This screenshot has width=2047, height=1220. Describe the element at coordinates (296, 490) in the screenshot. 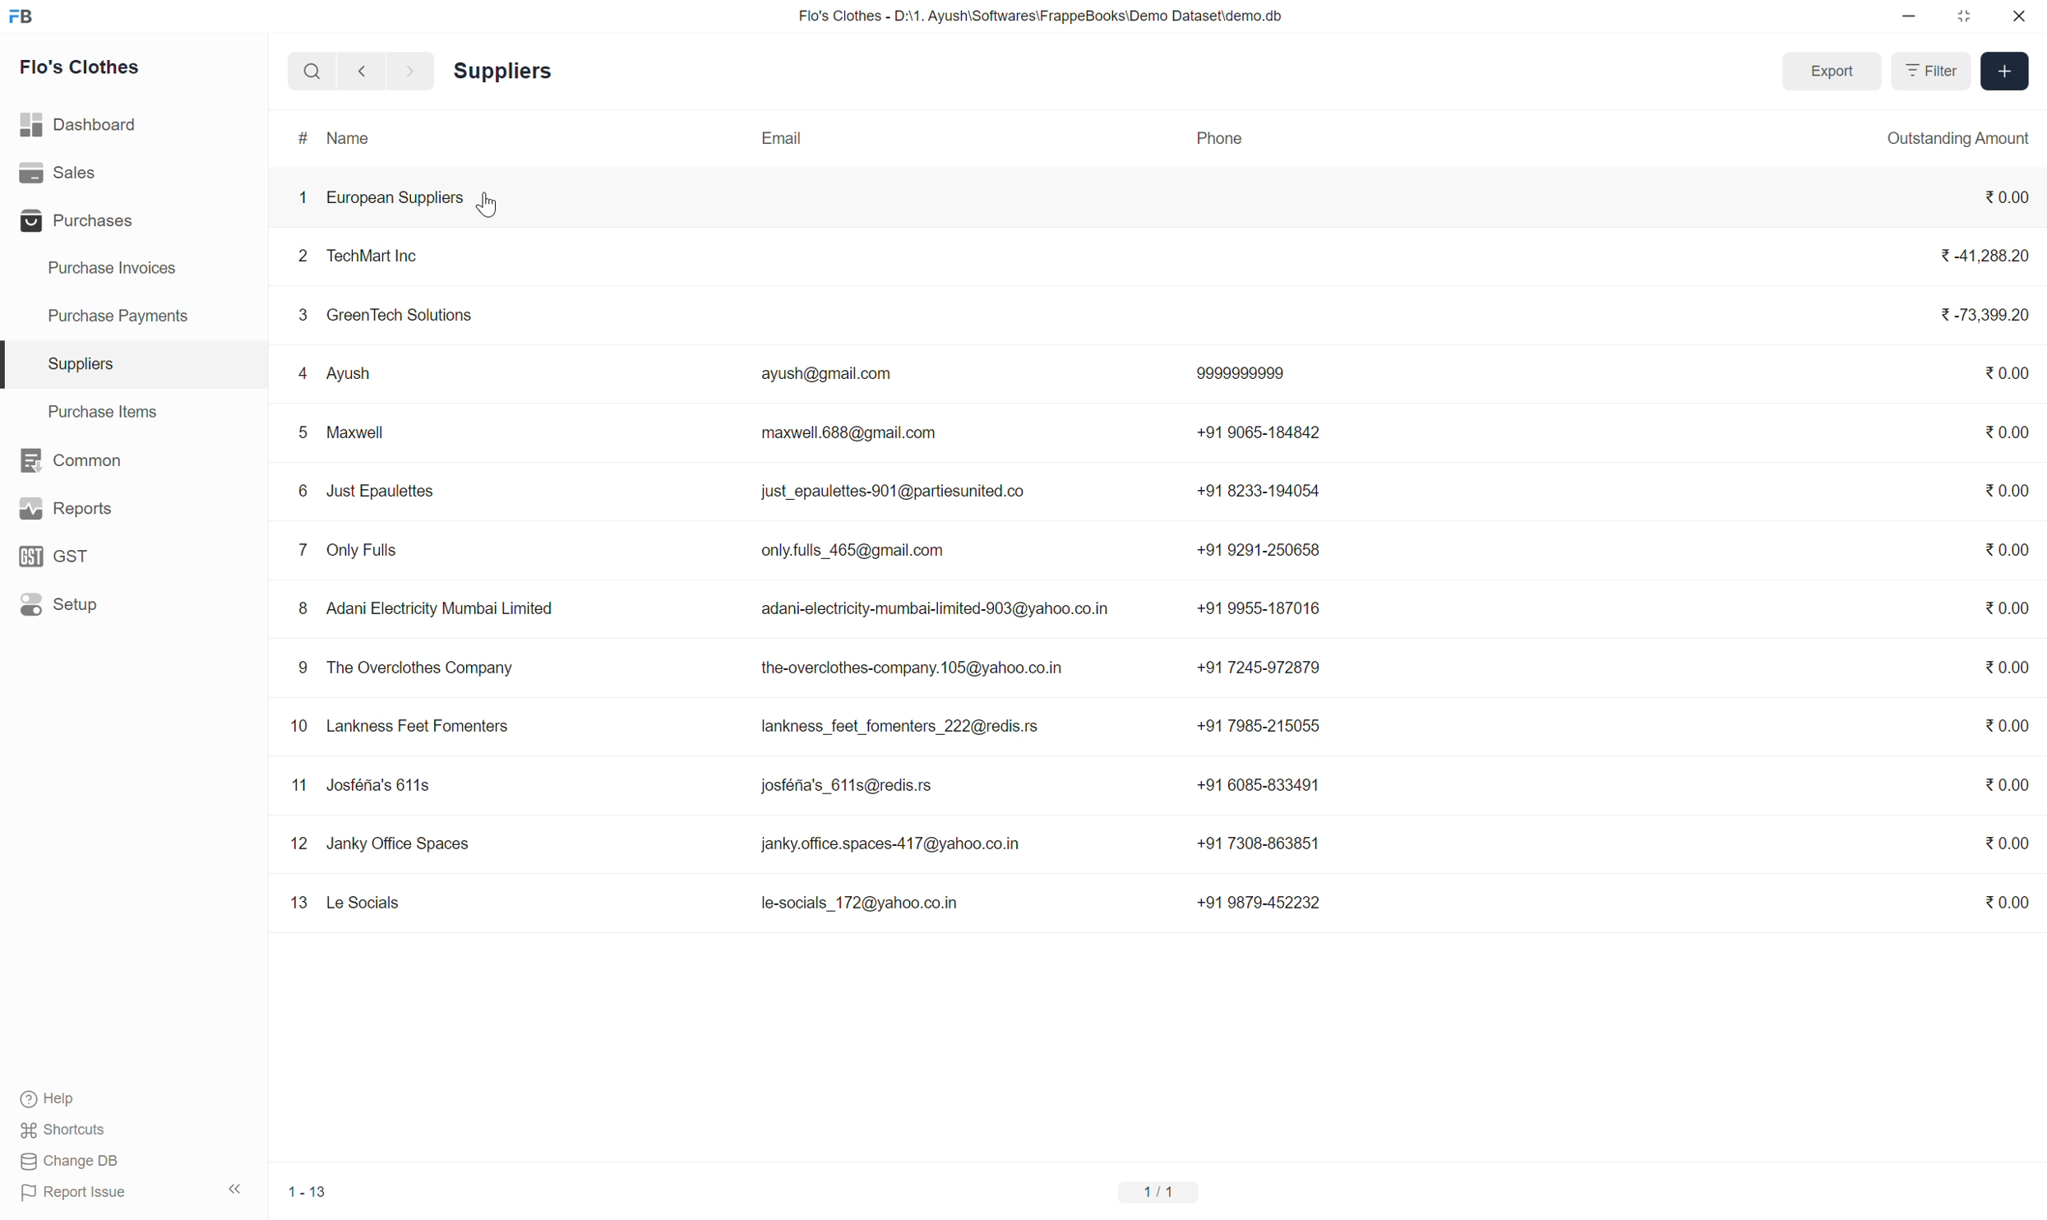

I see `6` at that location.